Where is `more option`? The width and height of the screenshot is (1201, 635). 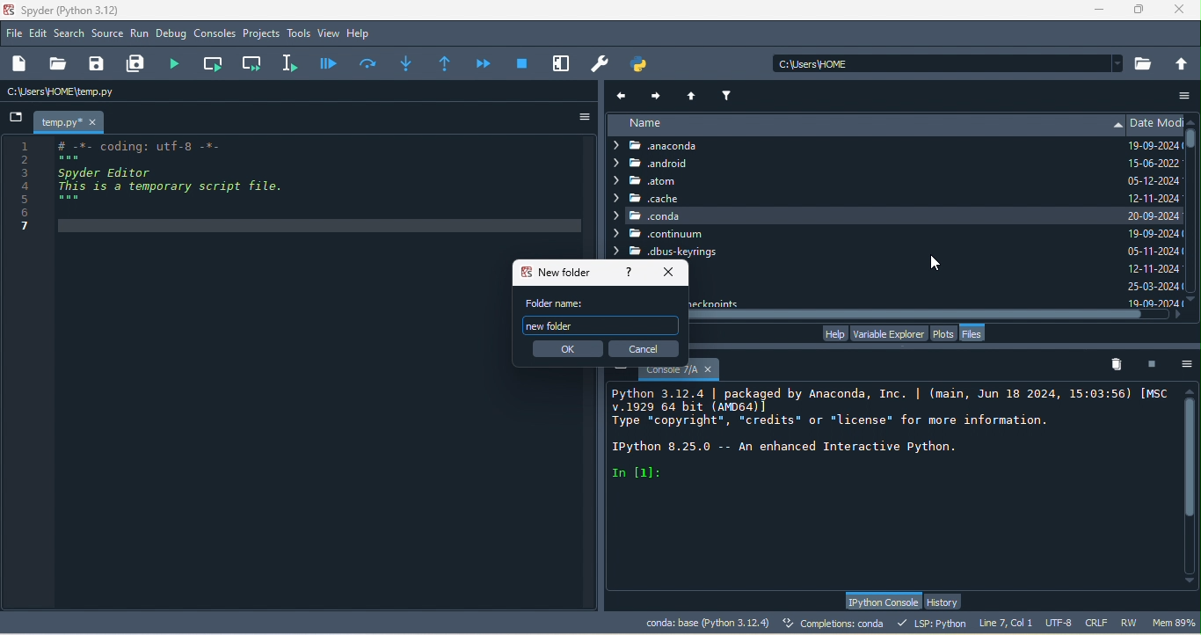 more option is located at coordinates (1186, 95).